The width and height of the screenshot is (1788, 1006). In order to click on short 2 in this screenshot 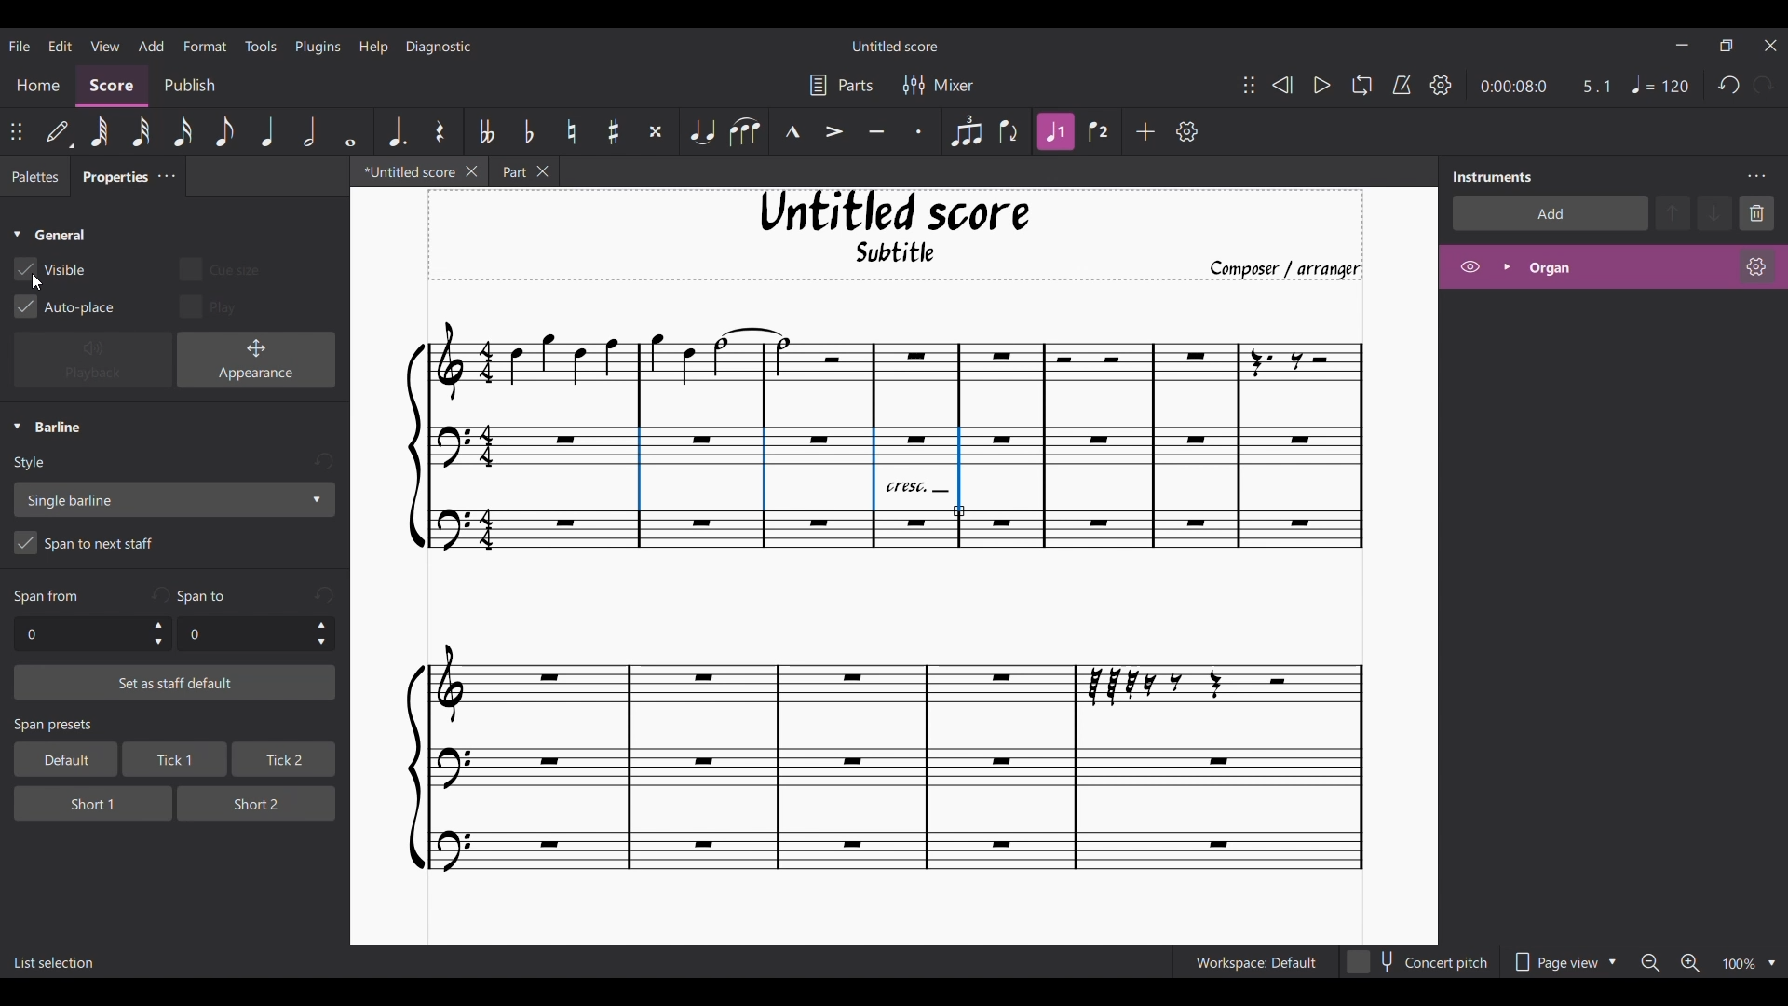, I will do `click(248, 802)`.